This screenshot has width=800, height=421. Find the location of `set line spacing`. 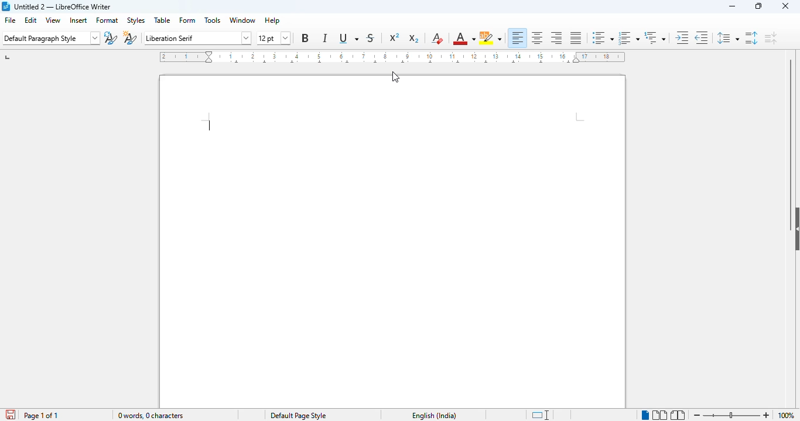

set line spacing is located at coordinates (727, 38).